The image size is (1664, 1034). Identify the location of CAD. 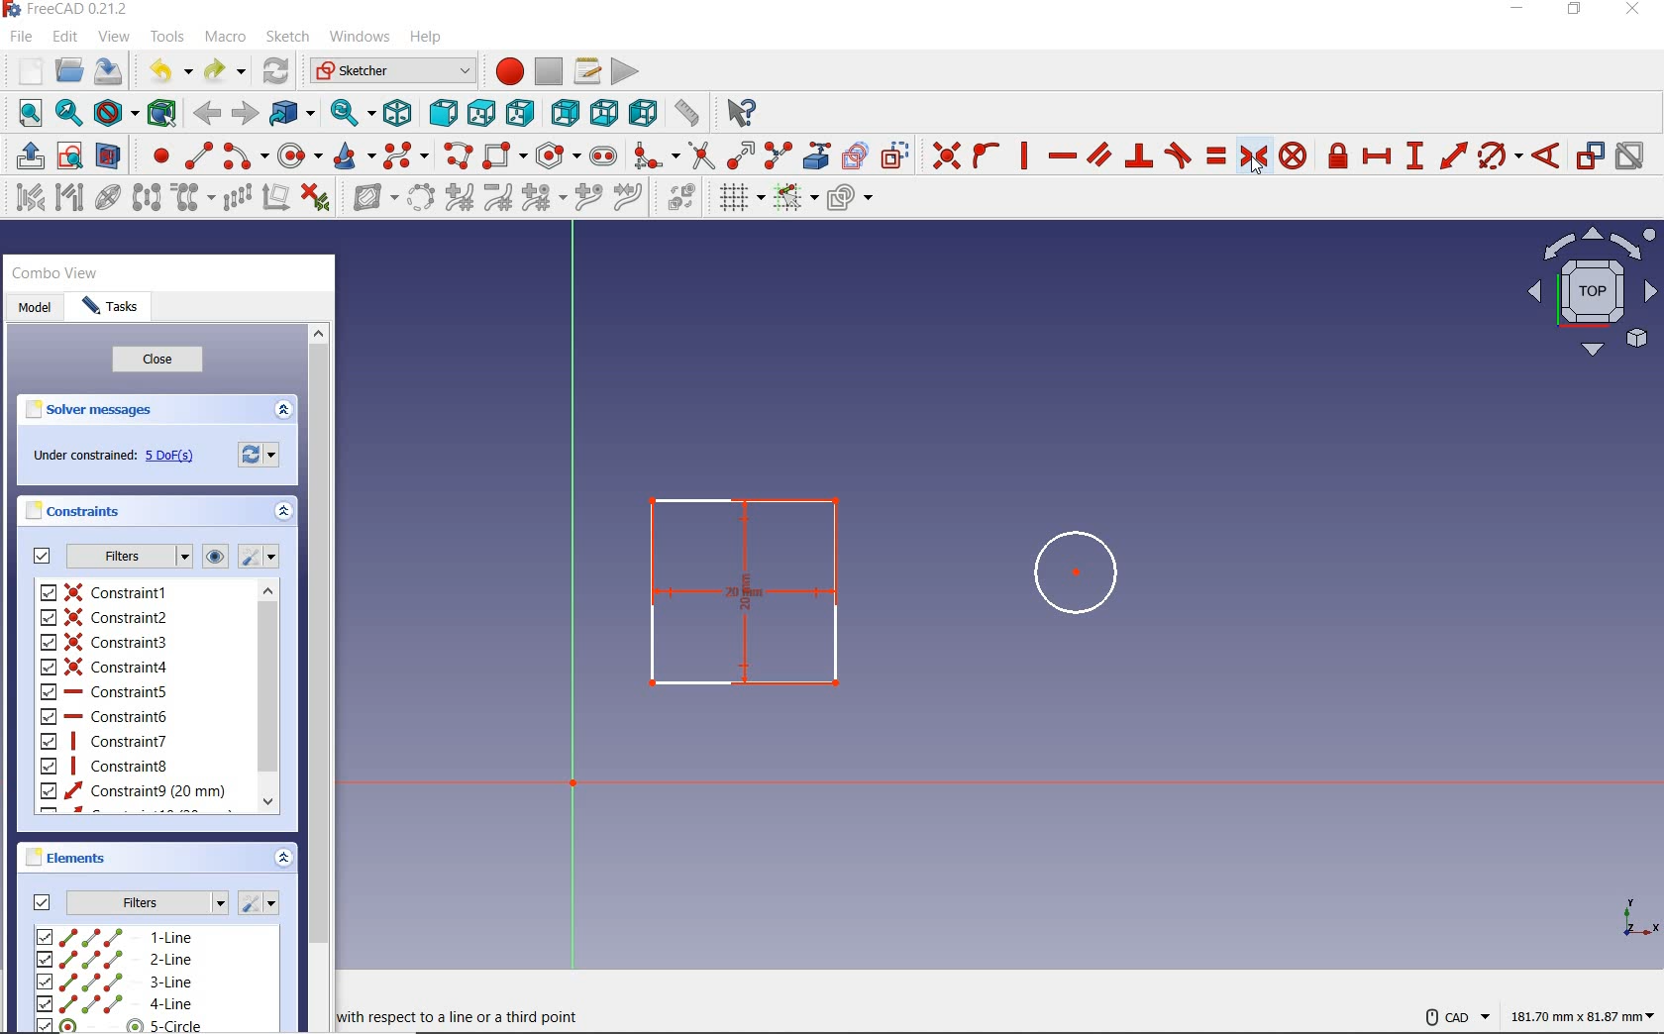
(1452, 1016).